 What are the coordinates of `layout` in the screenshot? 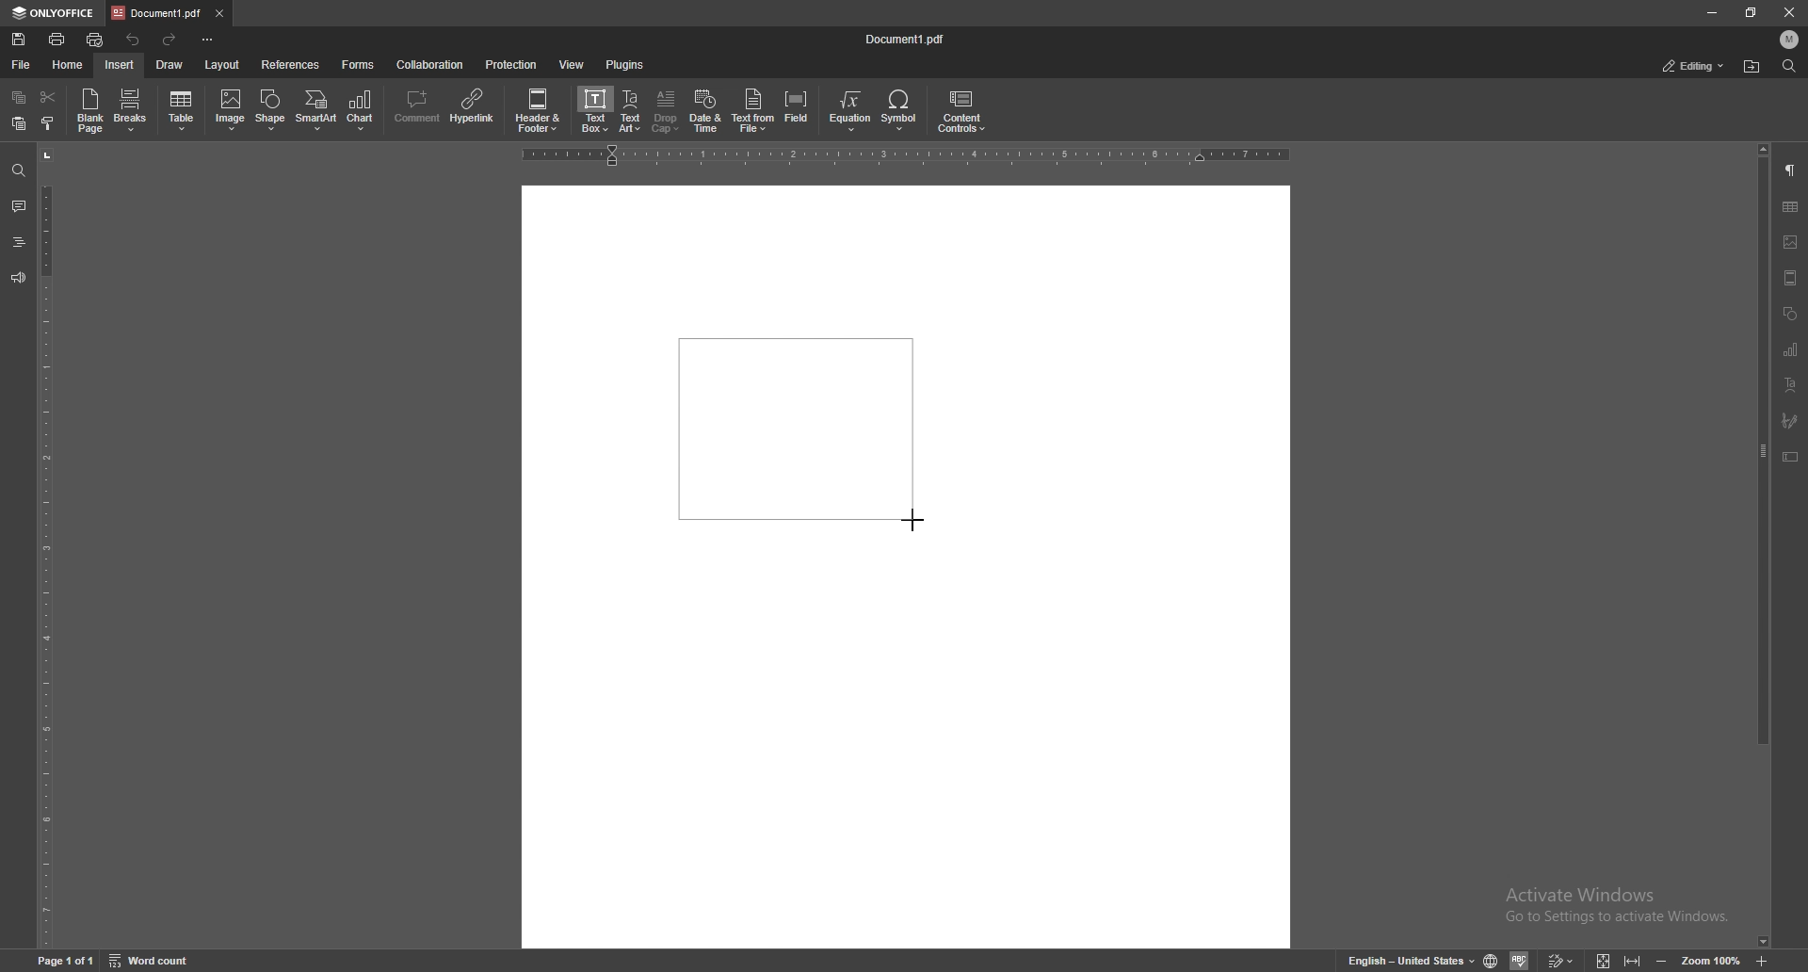 It's located at (224, 66).